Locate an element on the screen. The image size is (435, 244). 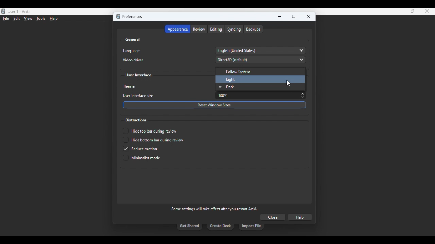
Use 1 - Anki is located at coordinates (19, 12).